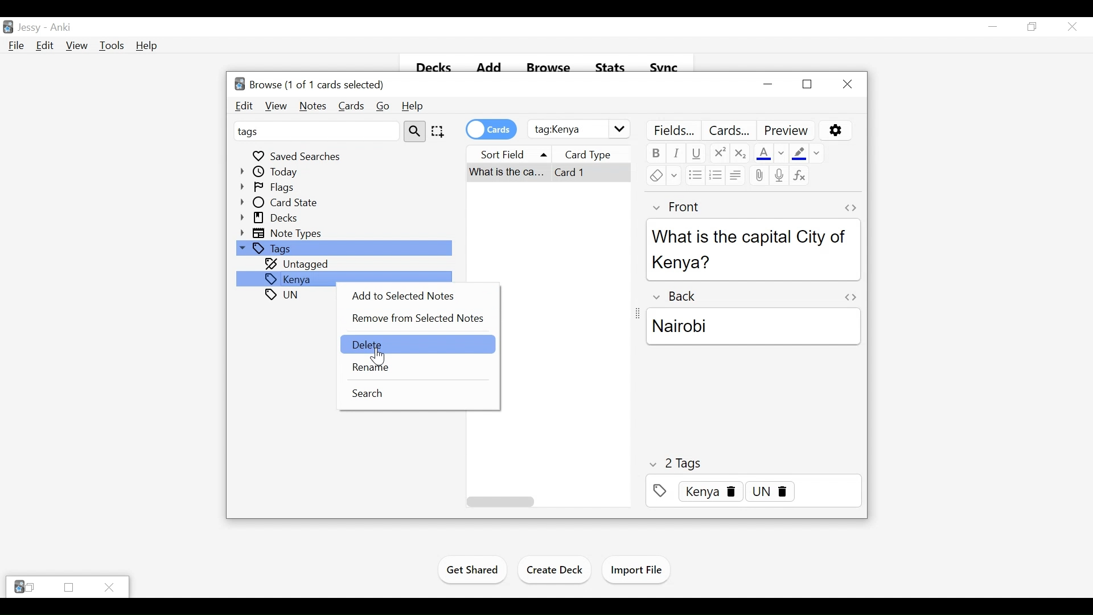  What do you see at coordinates (312, 106) in the screenshot?
I see `Notes` at bounding box center [312, 106].